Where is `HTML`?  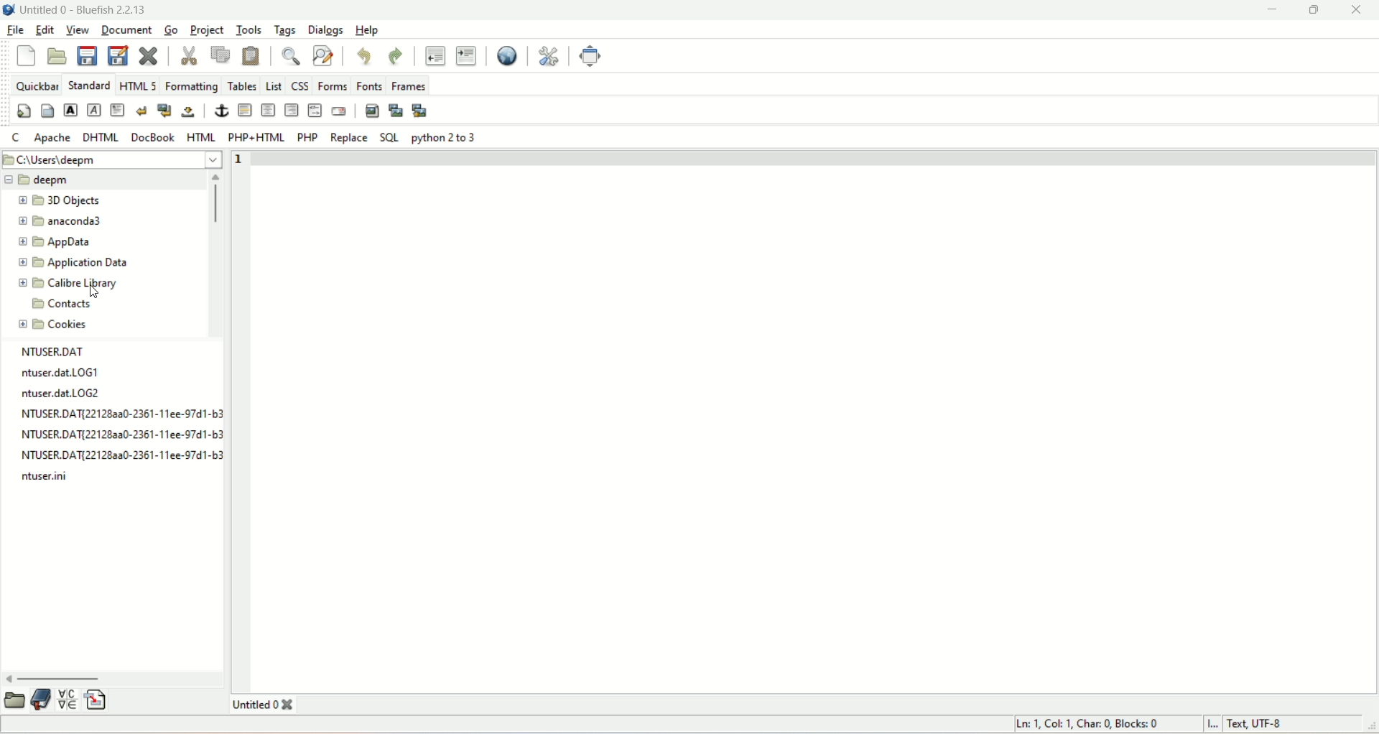
HTML is located at coordinates (200, 136).